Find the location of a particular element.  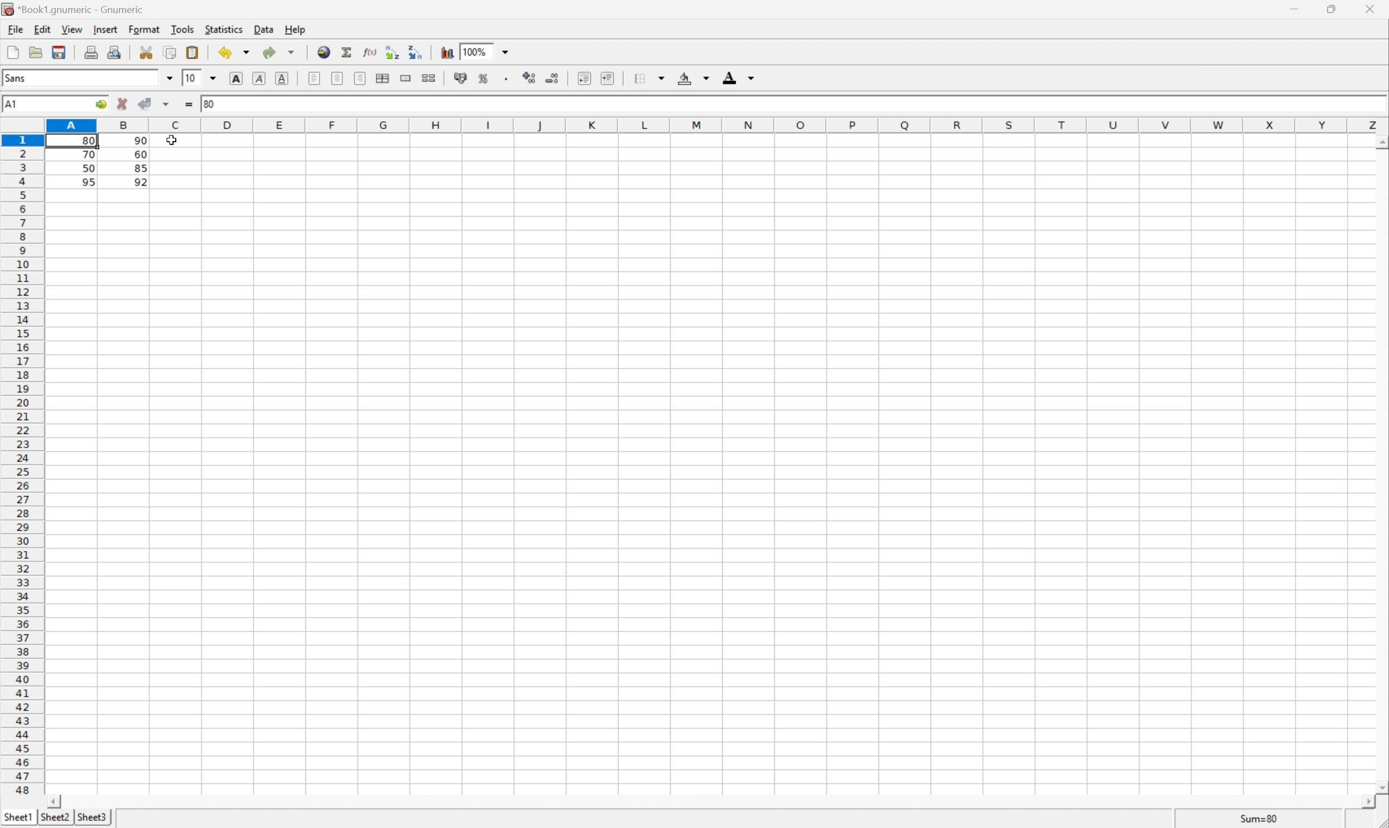

Data is located at coordinates (264, 30).